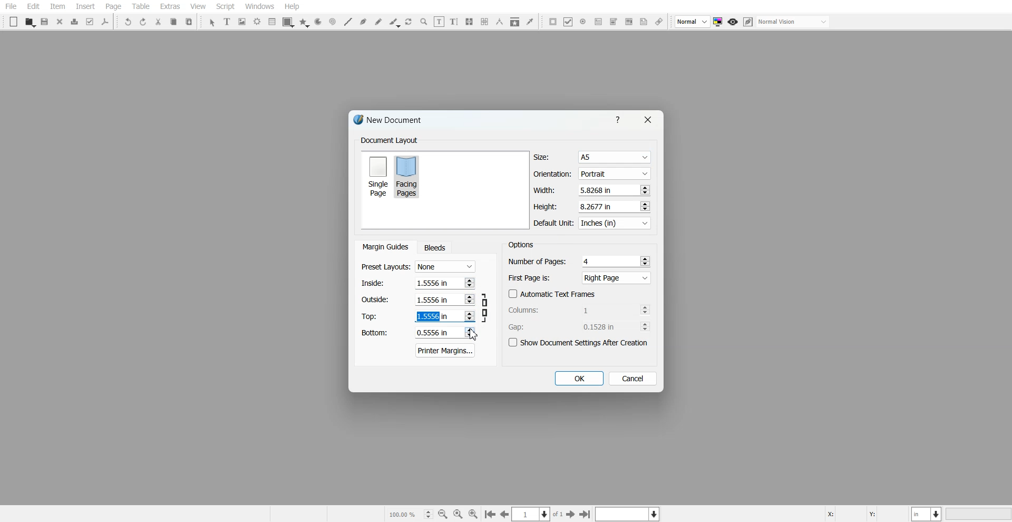 The height and width of the screenshot is (522, 1012). Describe the element at coordinates (553, 21) in the screenshot. I see `PDF Push button` at that location.